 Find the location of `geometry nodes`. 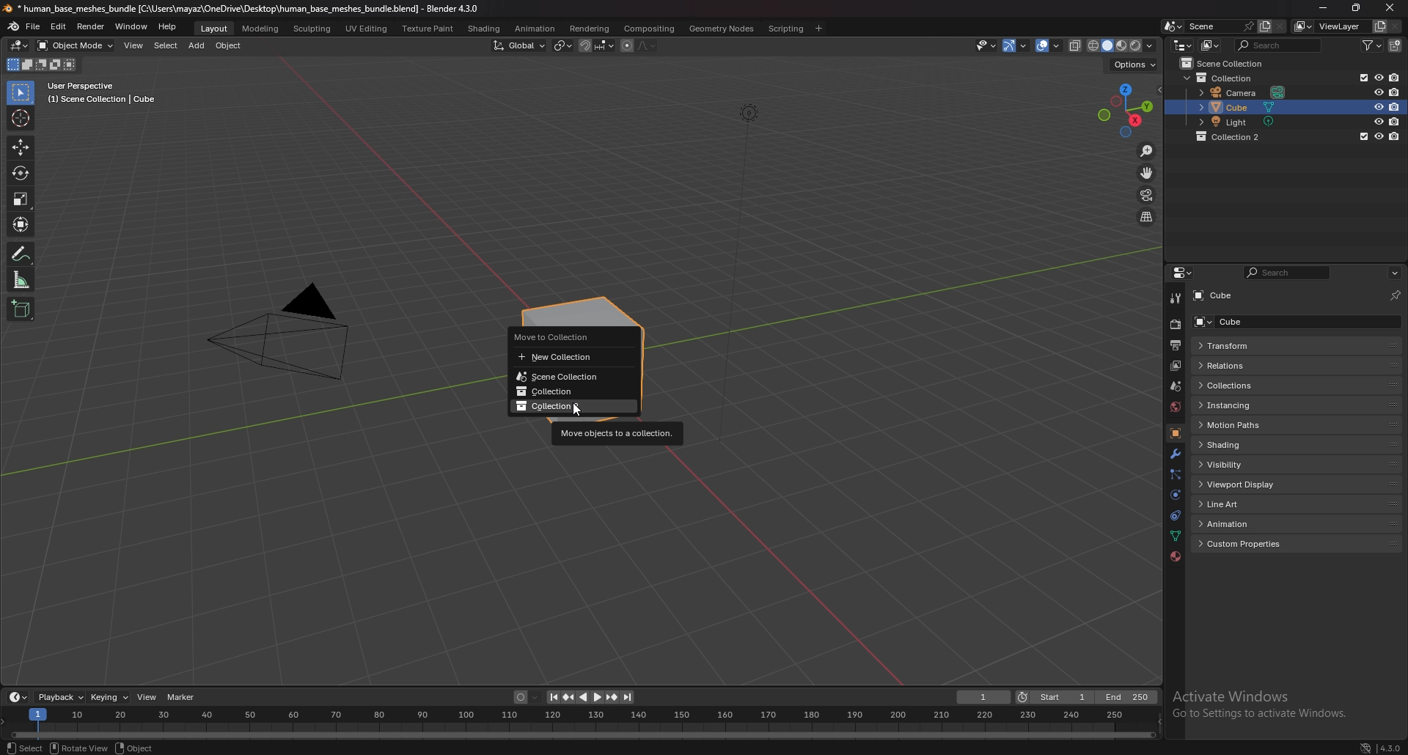

geometry nodes is located at coordinates (721, 29).